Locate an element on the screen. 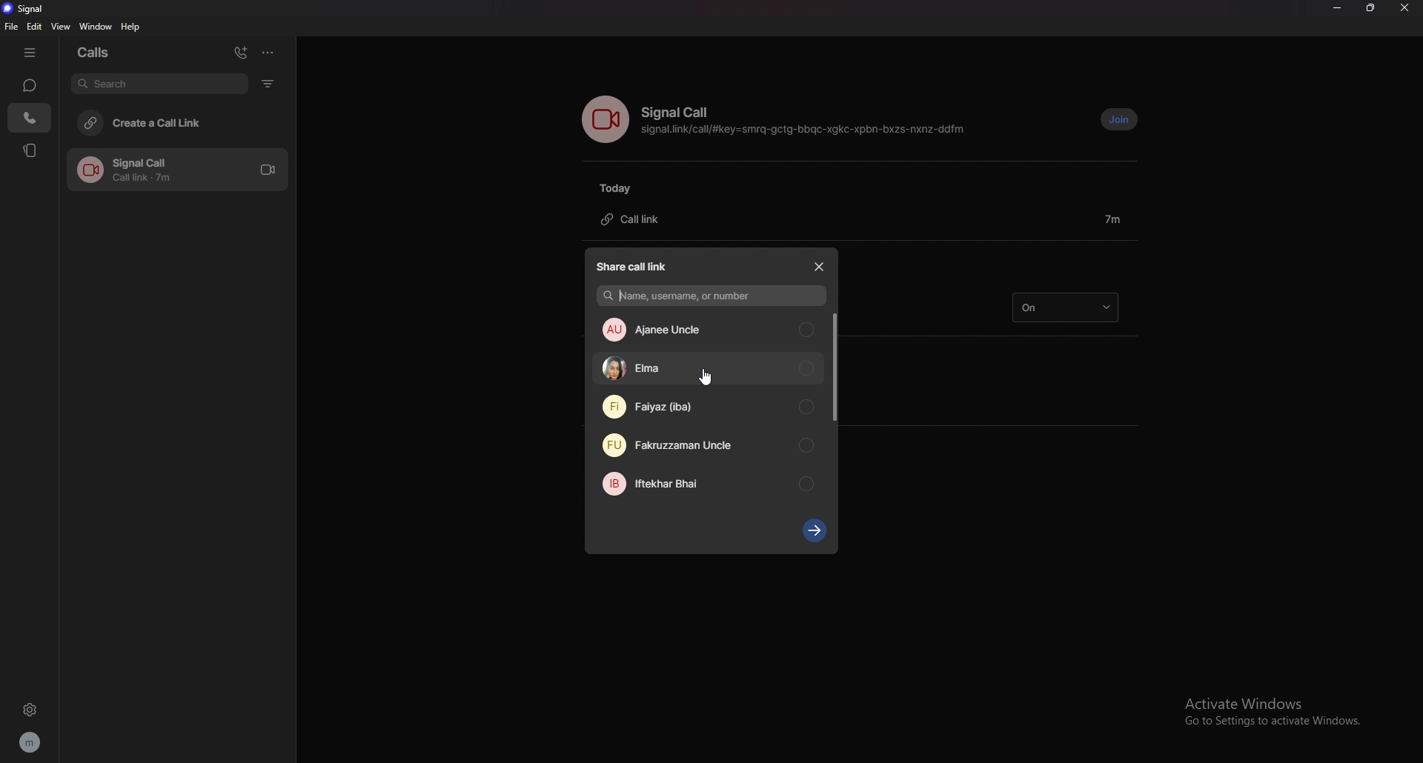 This screenshot has height=763, width=1423. window is located at coordinates (96, 27).